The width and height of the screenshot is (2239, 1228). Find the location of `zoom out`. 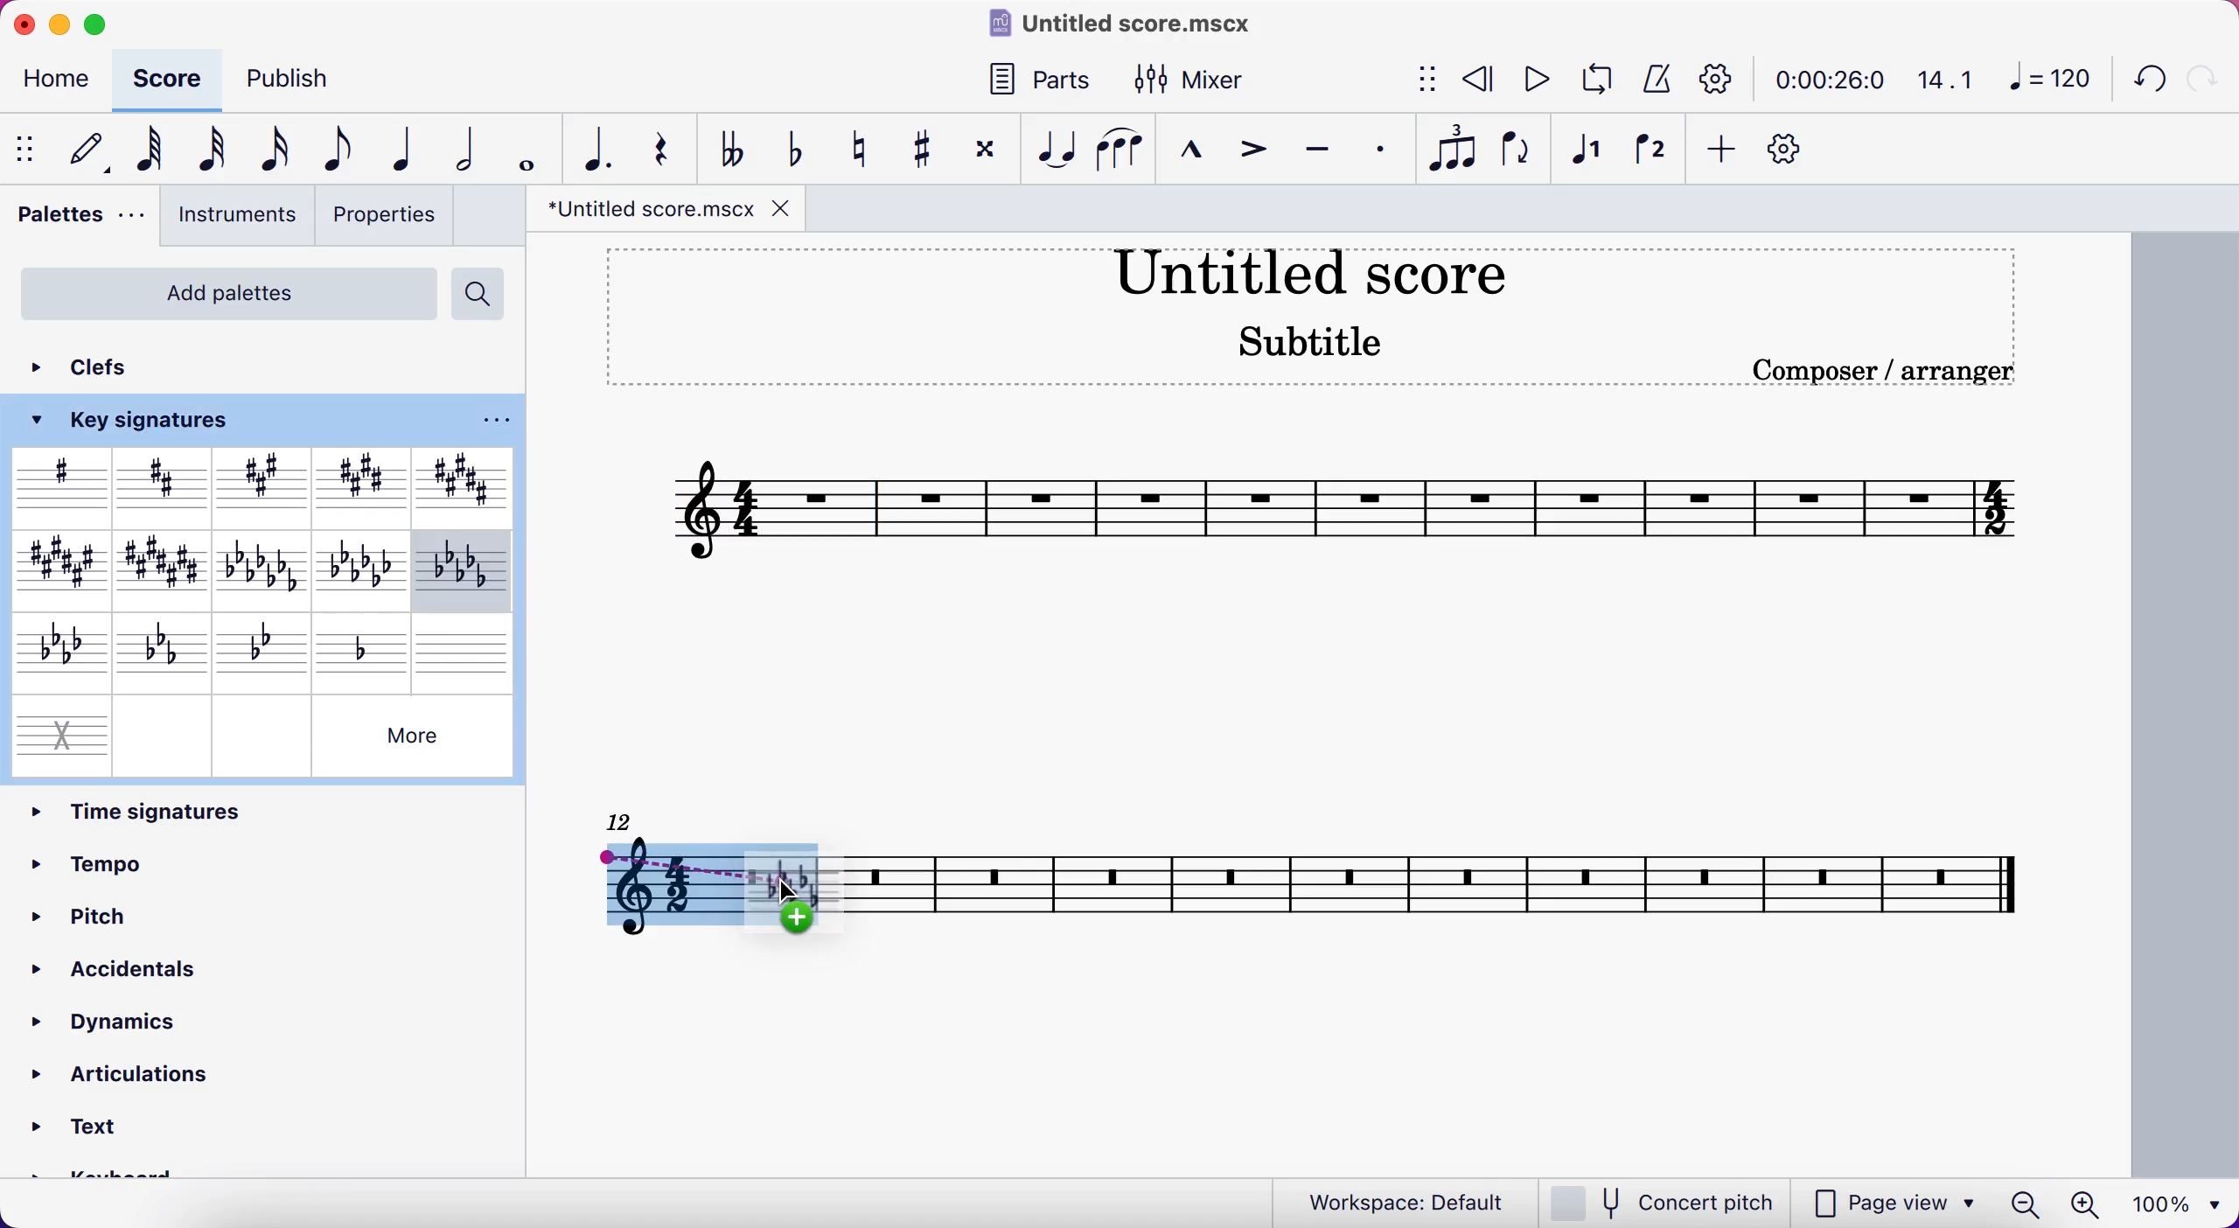

zoom out is located at coordinates (2024, 1204).